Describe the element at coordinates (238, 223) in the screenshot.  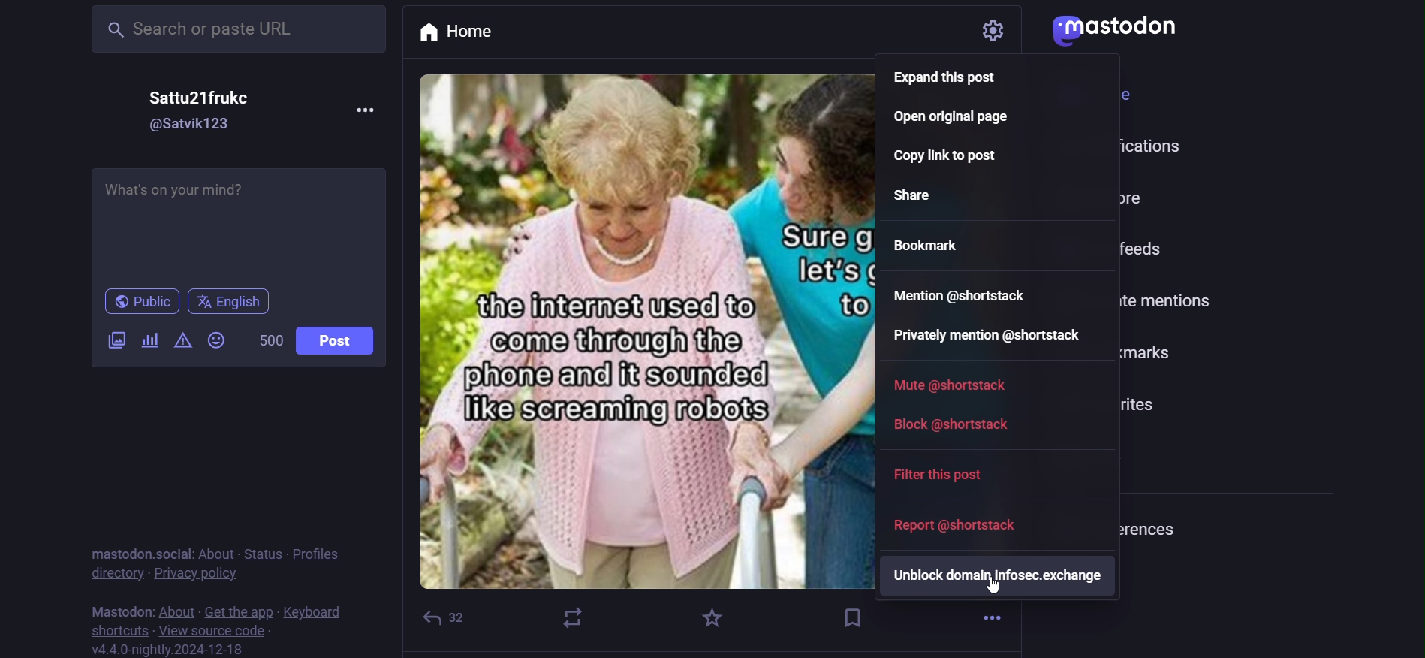
I see `post here` at that location.